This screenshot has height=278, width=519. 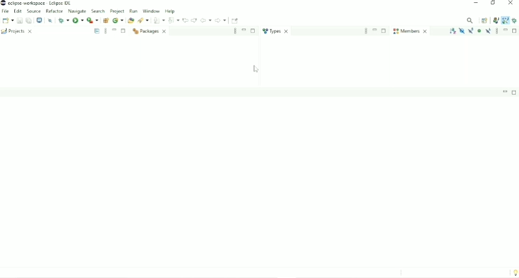 I want to click on Collapse All, so click(x=97, y=31).